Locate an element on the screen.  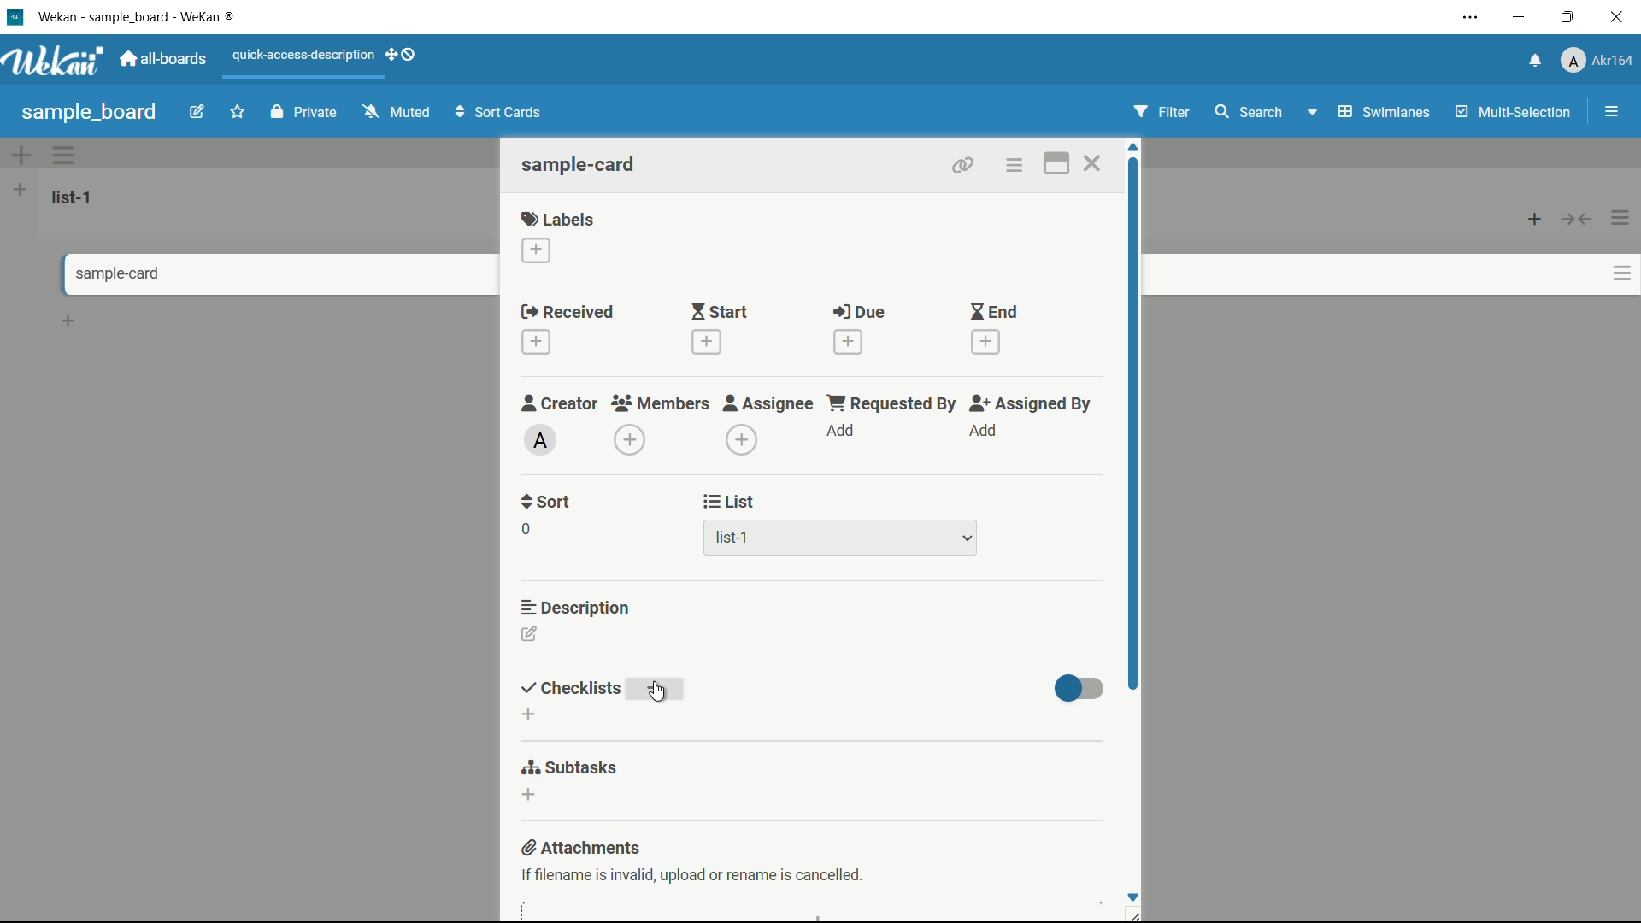
members is located at coordinates (659, 404).